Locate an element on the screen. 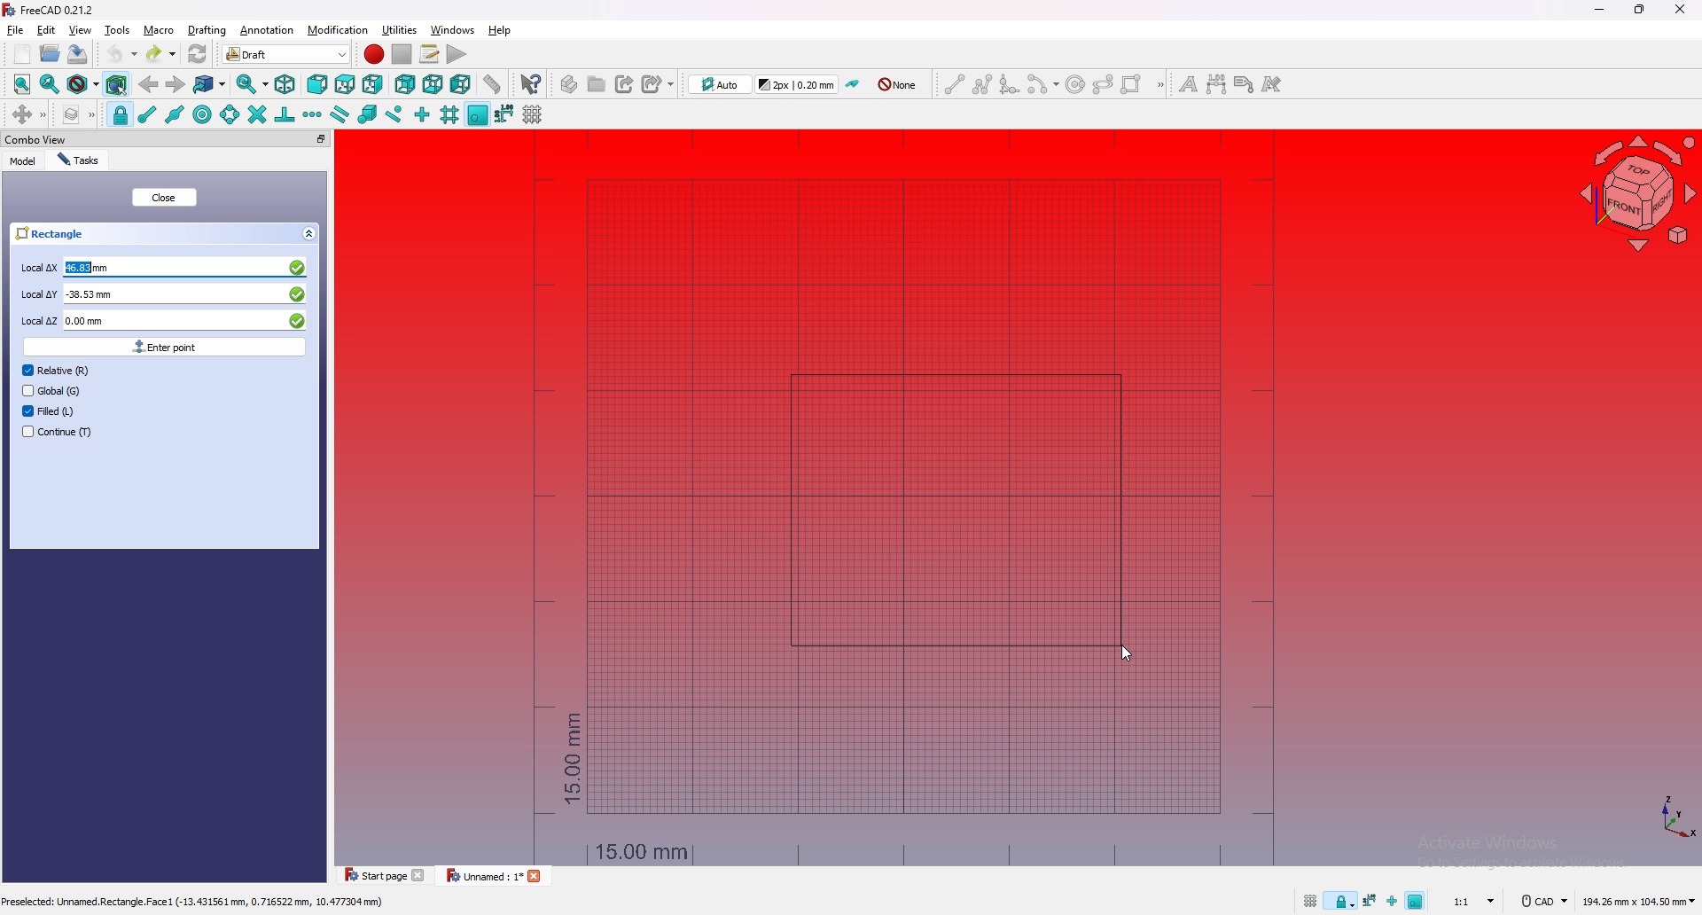 The image size is (1702, 915). macro is located at coordinates (159, 30).